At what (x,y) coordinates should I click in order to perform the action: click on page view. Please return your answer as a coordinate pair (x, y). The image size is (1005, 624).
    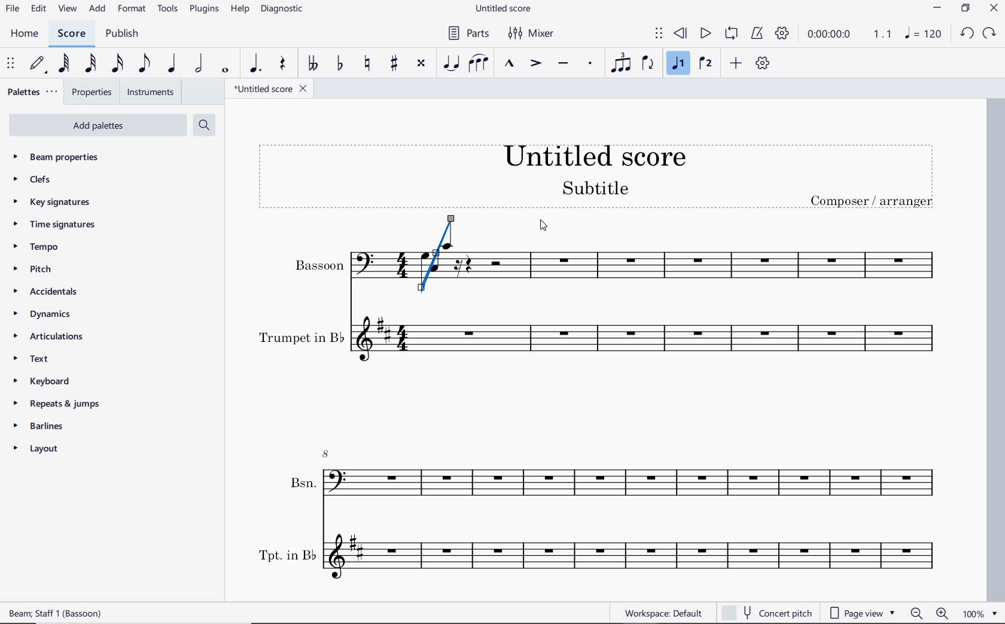
    Looking at the image, I should click on (859, 612).